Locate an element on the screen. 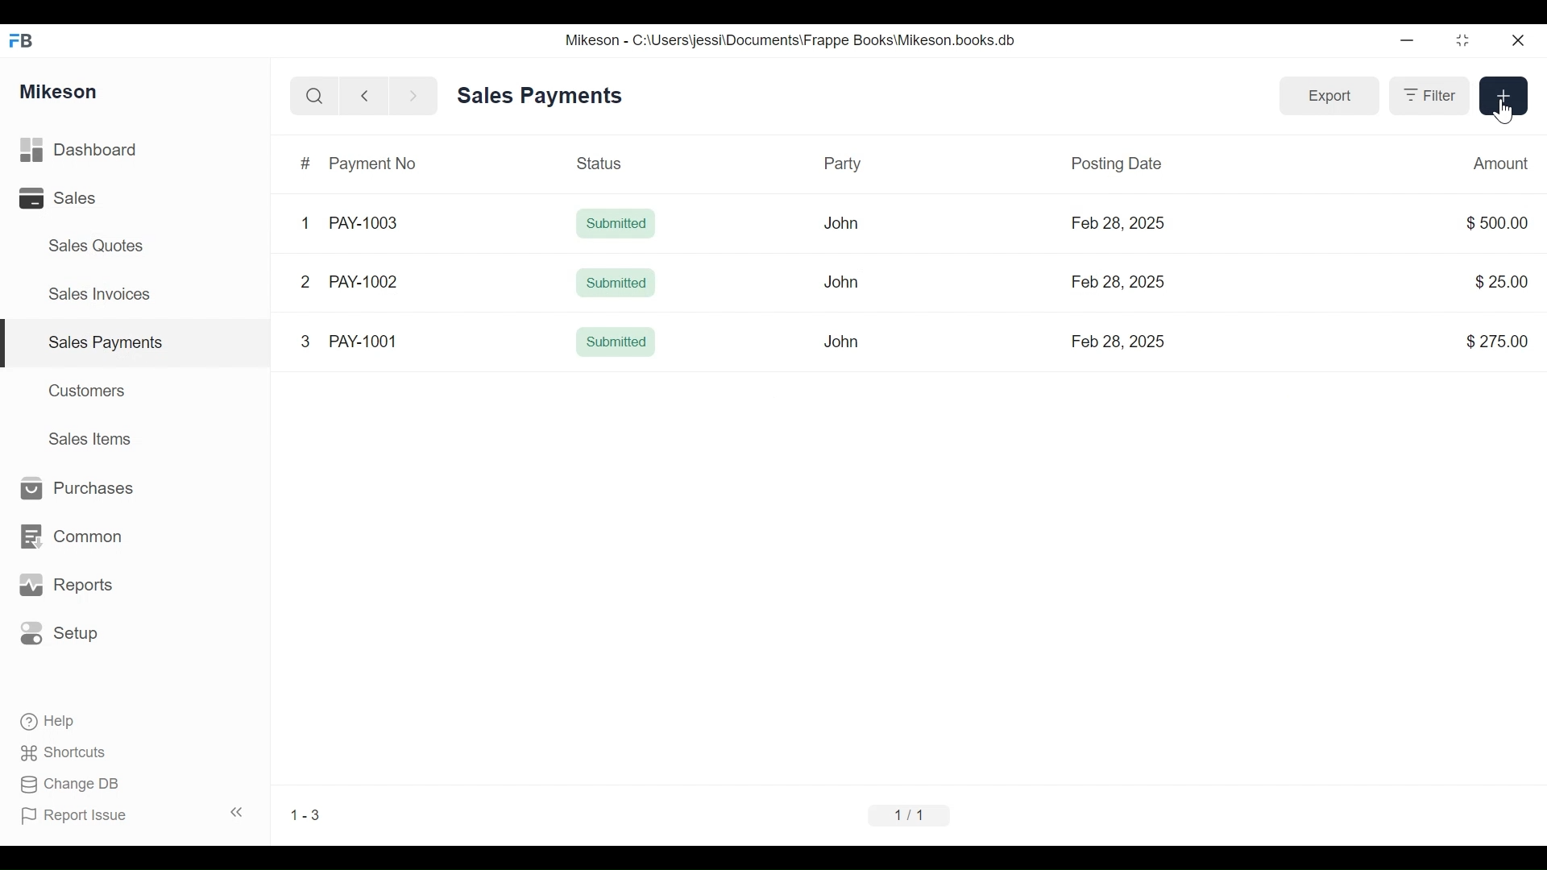  3 is located at coordinates (306, 342).